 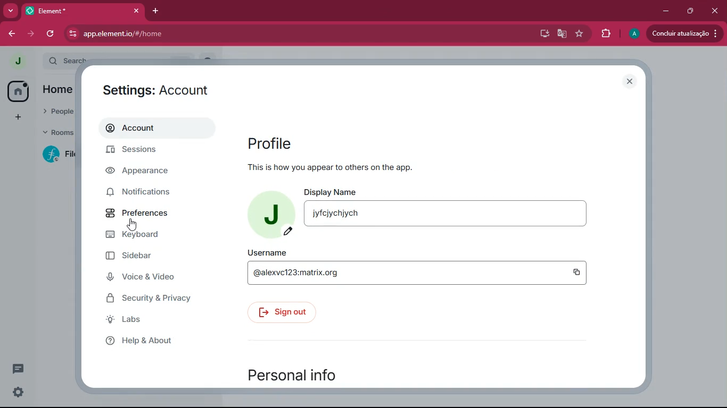 What do you see at coordinates (152, 277) in the screenshot?
I see `voice & video` at bounding box center [152, 277].